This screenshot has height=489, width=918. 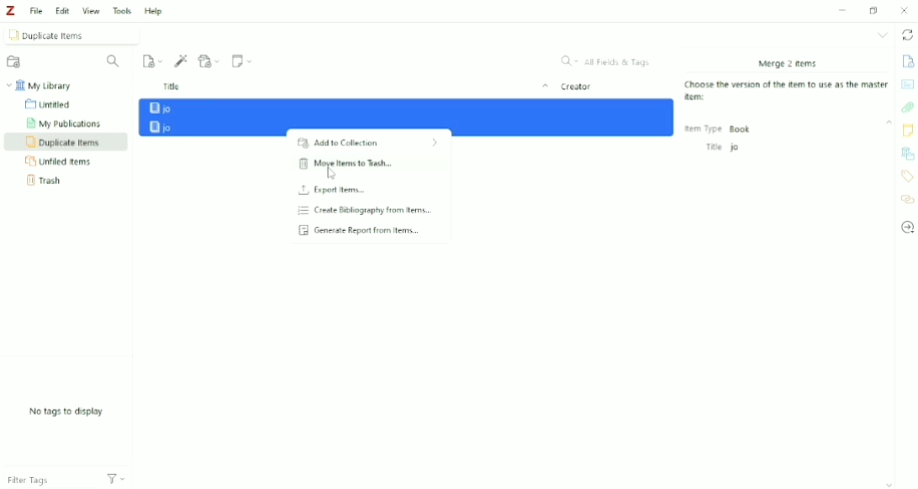 I want to click on Logo, so click(x=12, y=11).